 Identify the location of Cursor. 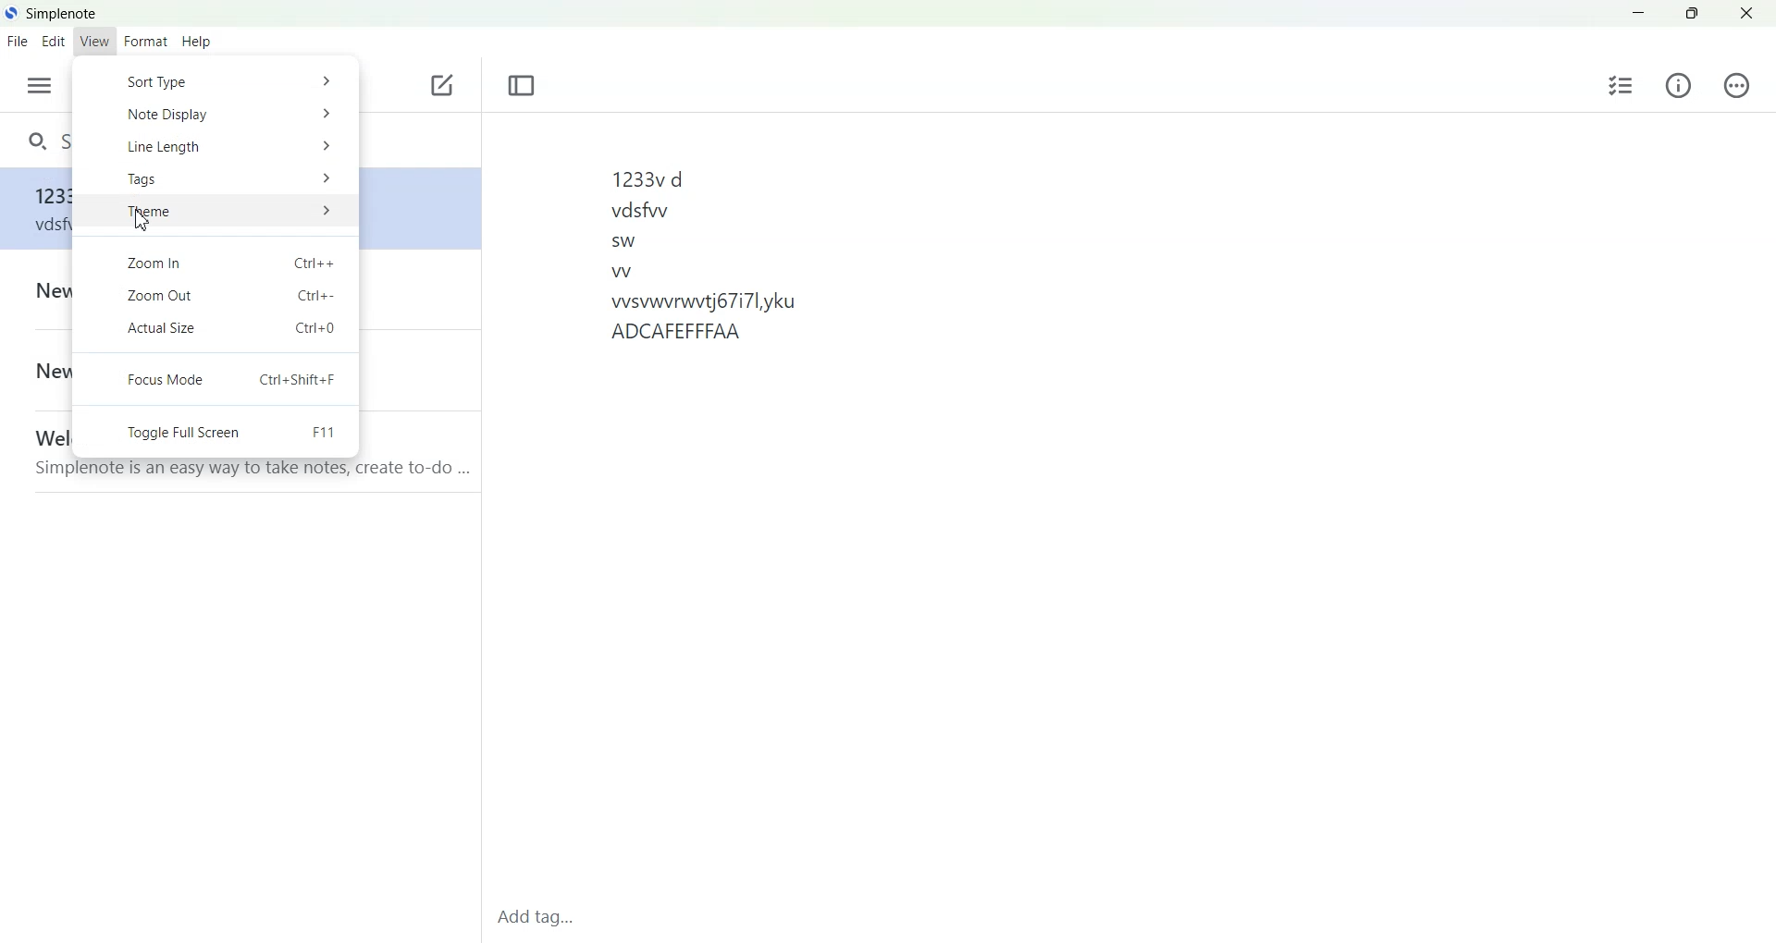
(144, 221).